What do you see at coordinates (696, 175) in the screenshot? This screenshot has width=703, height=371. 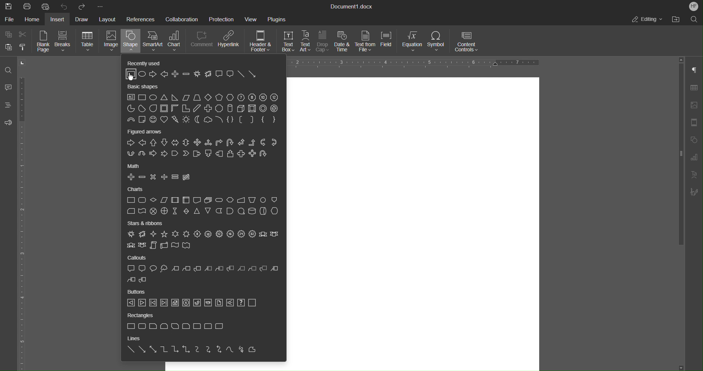 I see `Text Art` at bounding box center [696, 175].